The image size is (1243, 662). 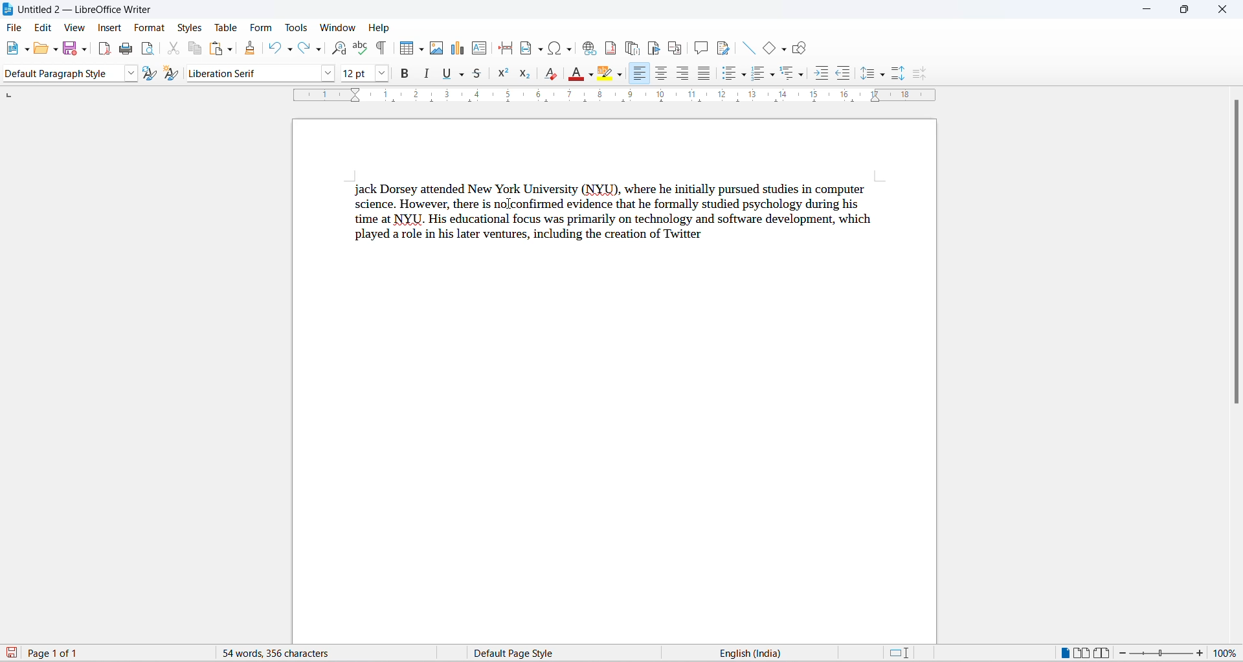 What do you see at coordinates (1228, 655) in the screenshot?
I see `zoom percentage` at bounding box center [1228, 655].